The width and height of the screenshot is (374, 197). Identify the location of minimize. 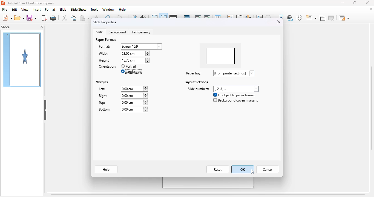
(342, 3).